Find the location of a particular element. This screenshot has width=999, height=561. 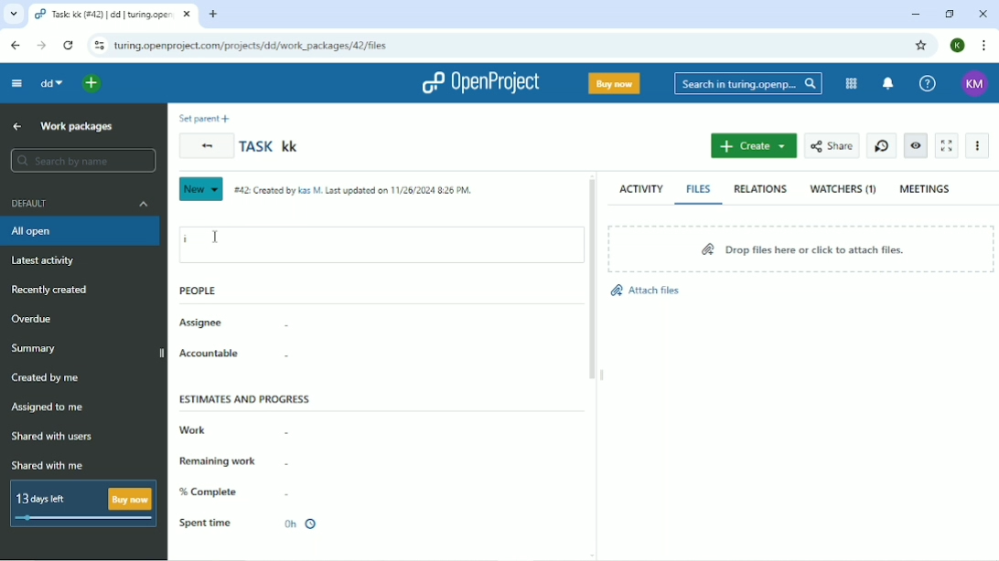

Buy now is located at coordinates (614, 82).